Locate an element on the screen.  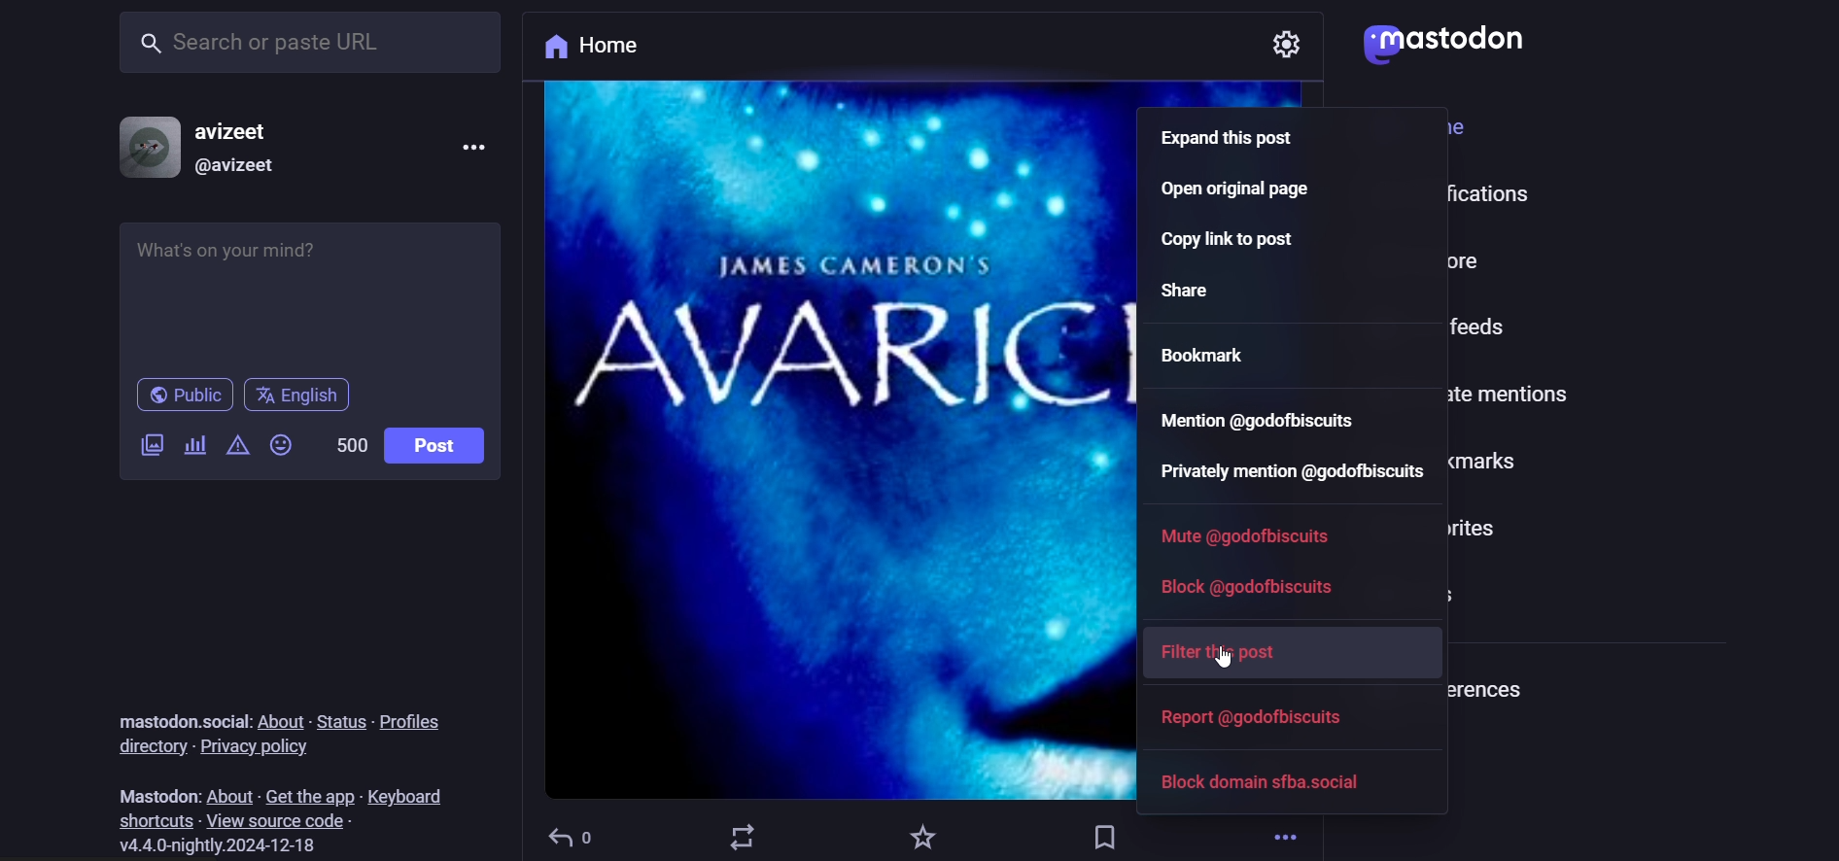
open original page is located at coordinates (1242, 191).